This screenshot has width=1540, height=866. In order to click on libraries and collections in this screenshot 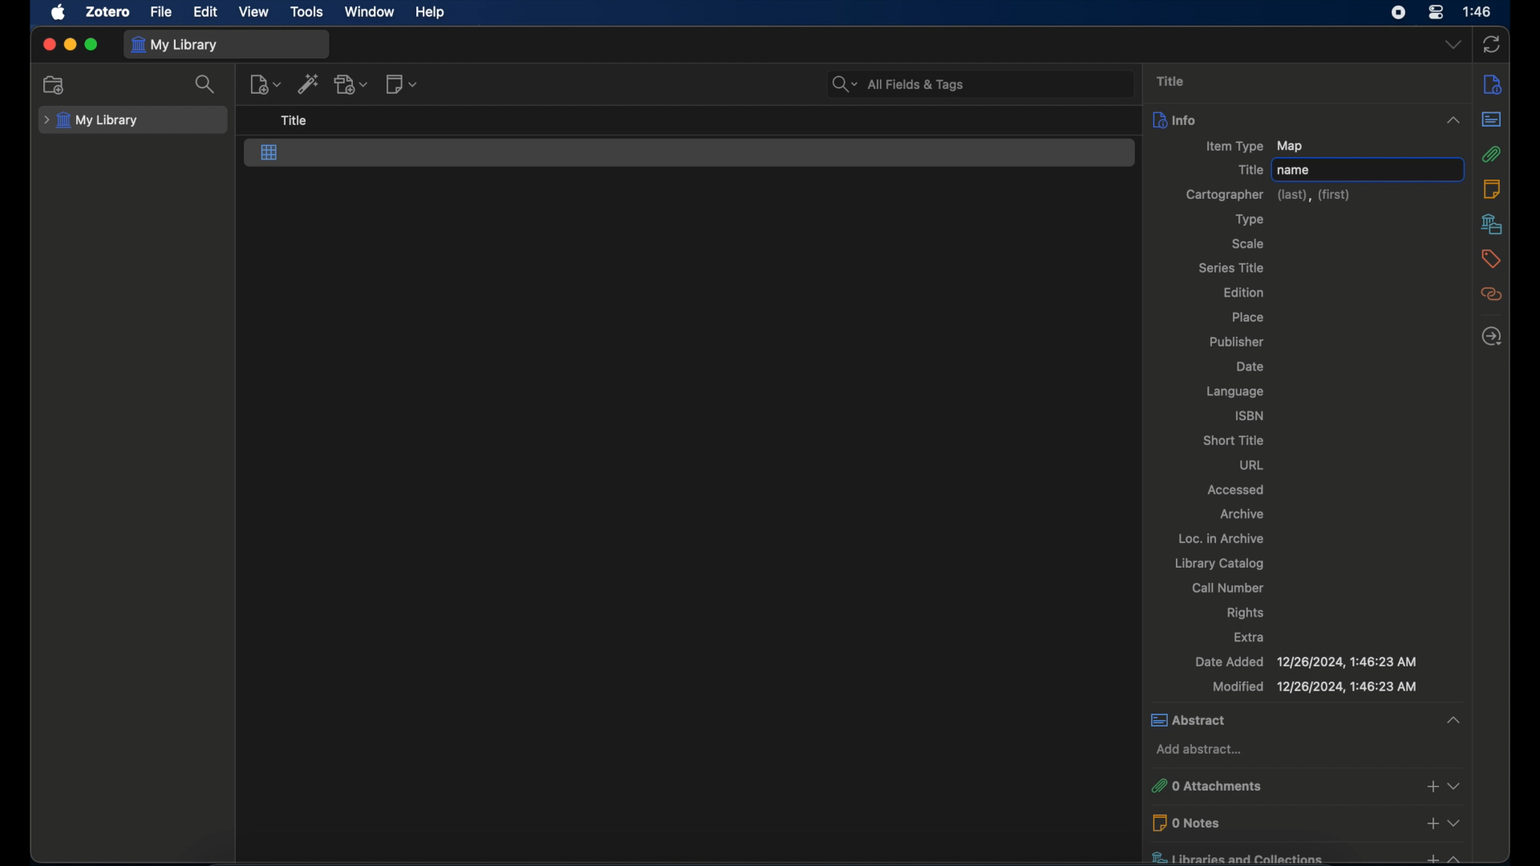, I will do `click(1276, 854)`.